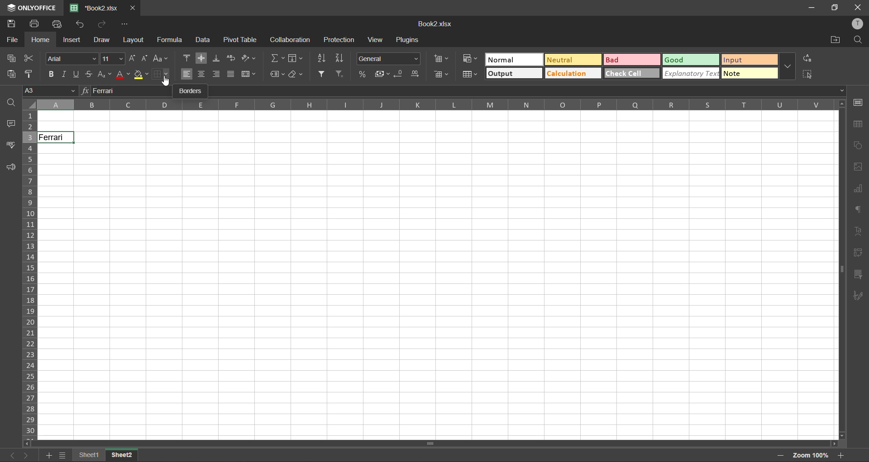 This screenshot has width=869, height=462. Describe the element at coordinates (71, 41) in the screenshot. I see `insert` at that location.